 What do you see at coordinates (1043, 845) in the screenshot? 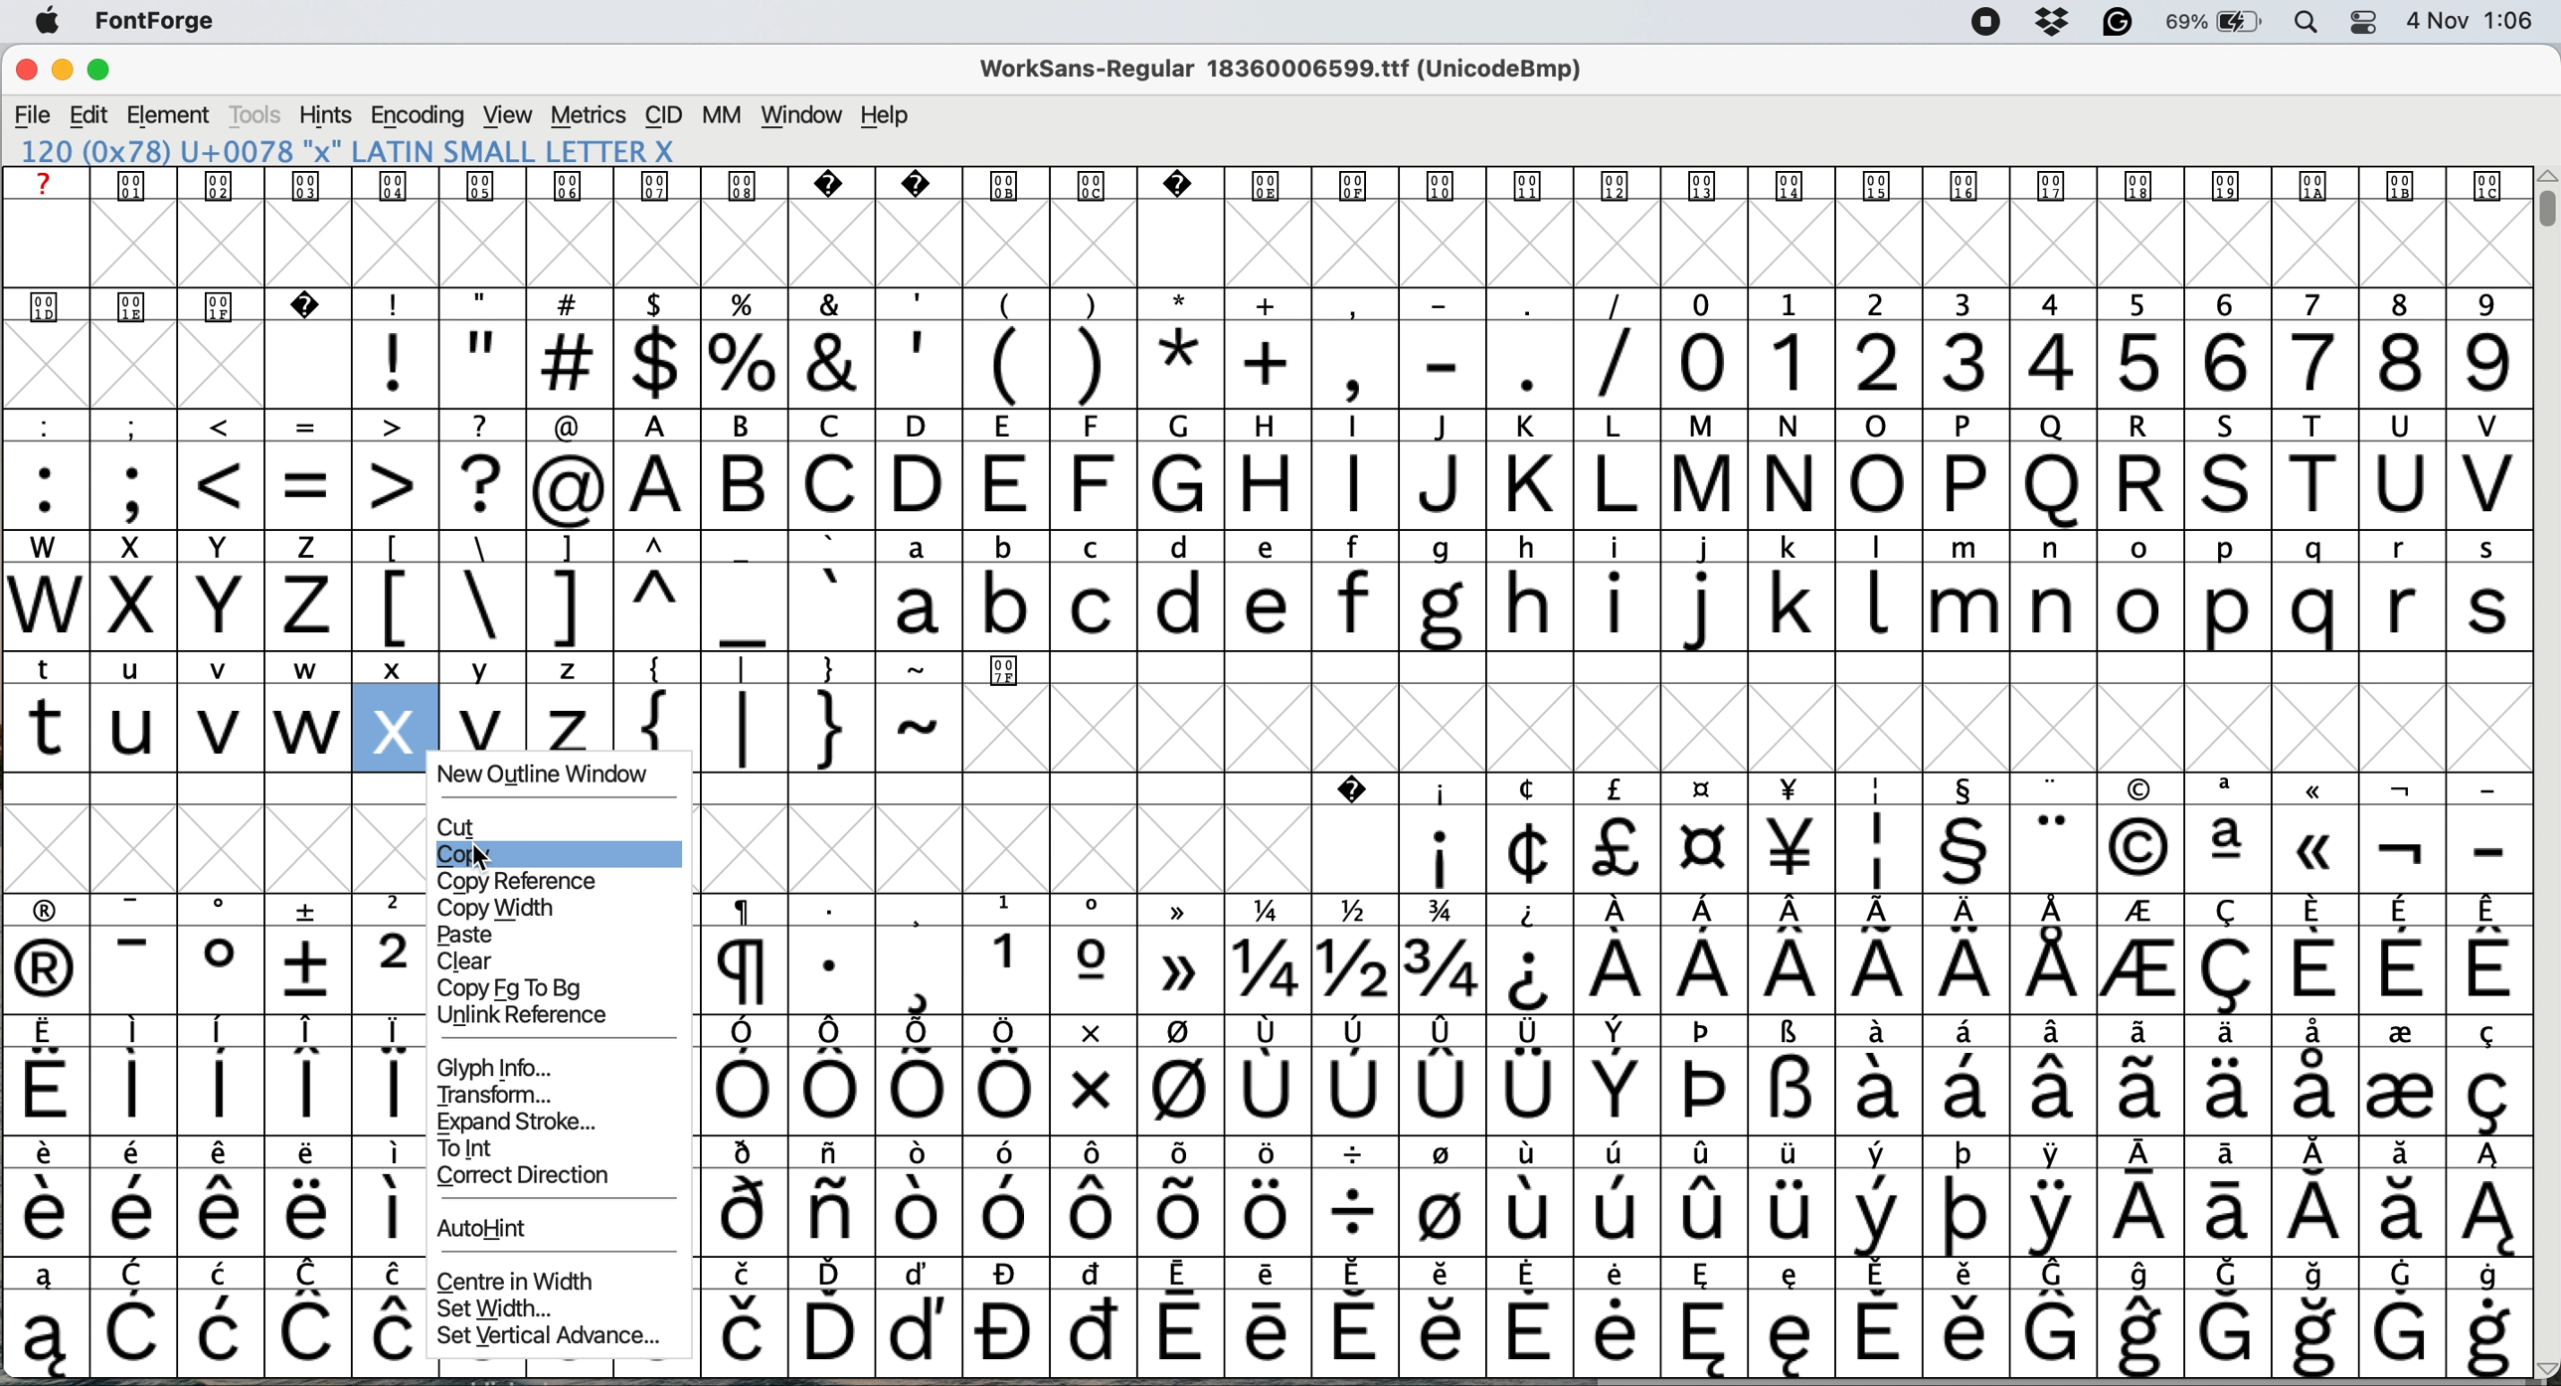
I see `glyph grid` at bounding box center [1043, 845].